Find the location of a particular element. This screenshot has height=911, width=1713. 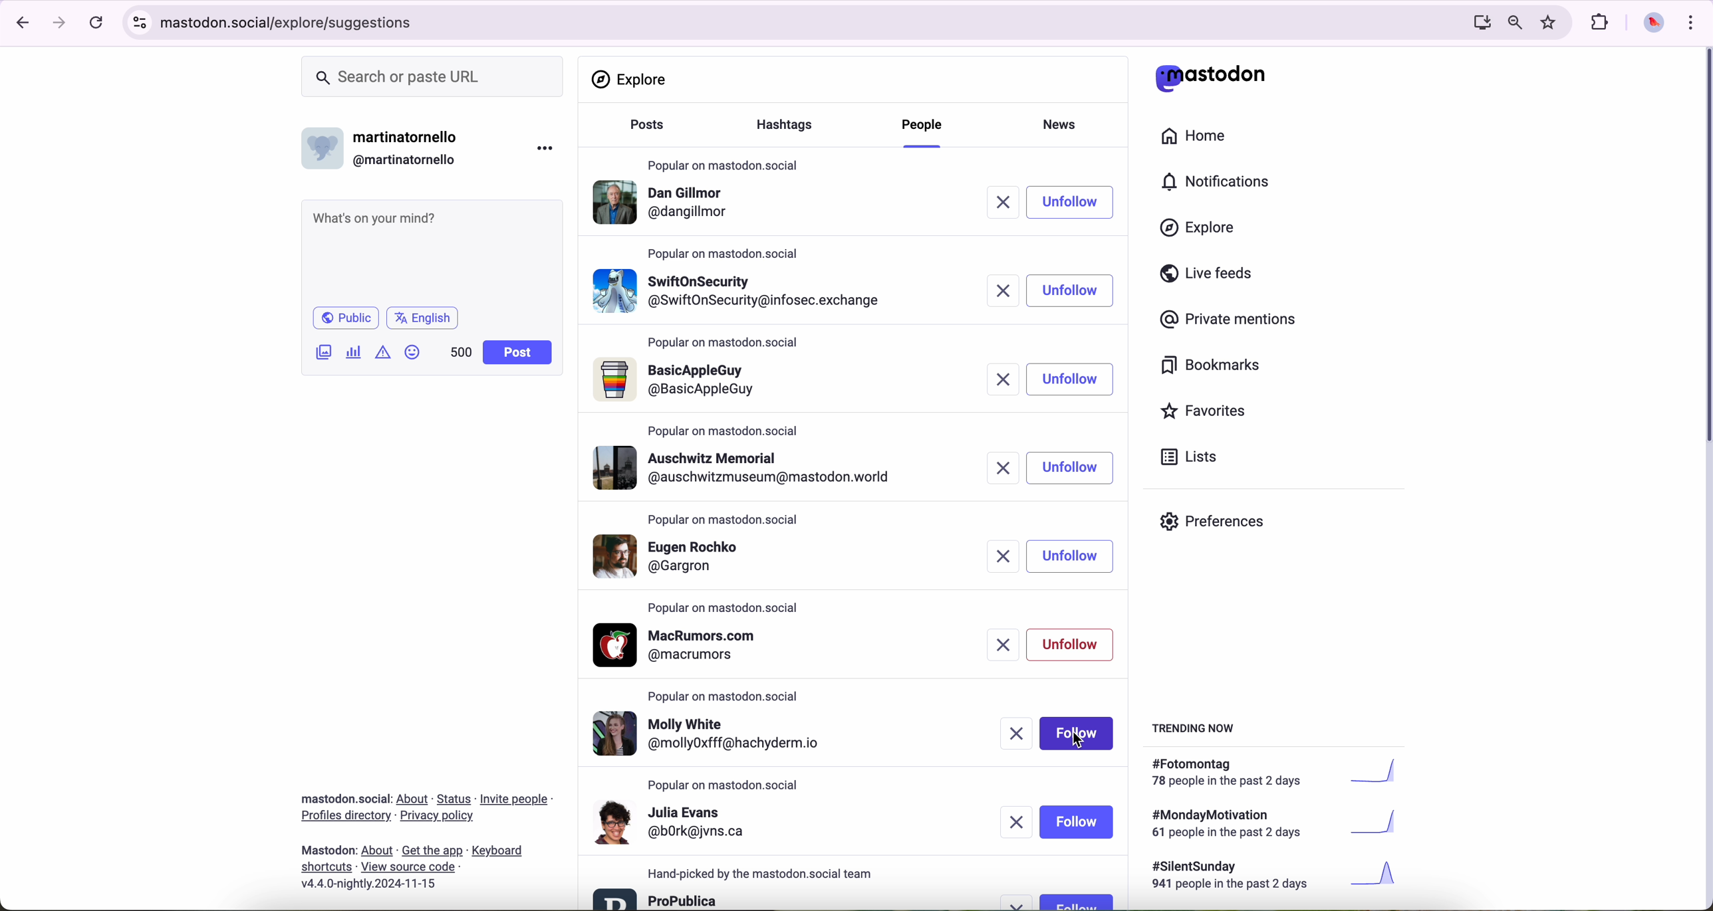

click on explore button is located at coordinates (1201, 234).